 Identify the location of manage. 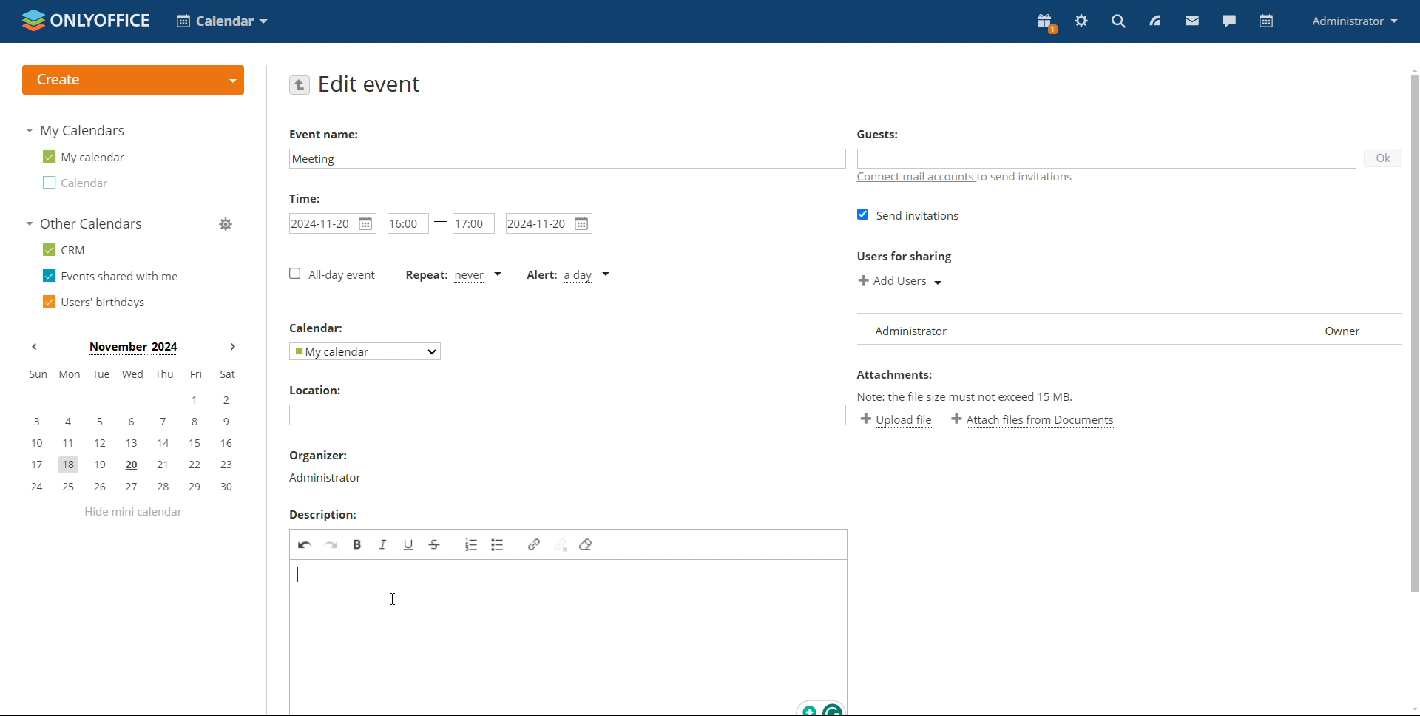
(226, 224).